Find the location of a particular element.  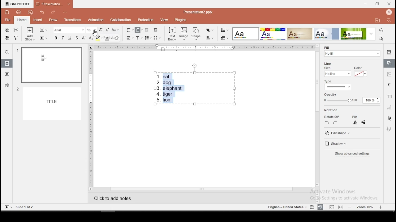

english - united states is located at coordinates (285, 207).